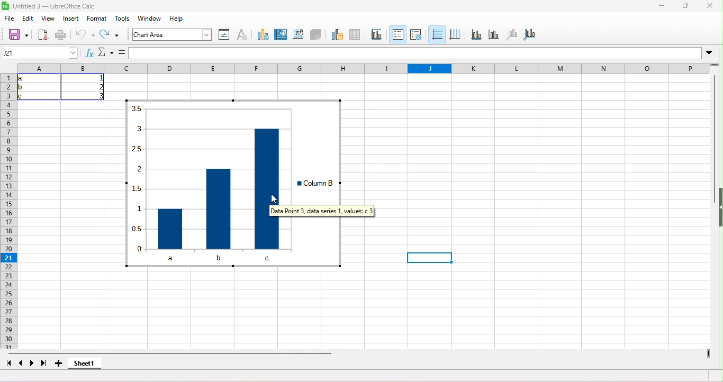 This screenshot has width=723, height=382. Describe the element at coordinates (498, 34) in the screenshot. I see `y axis` at that location.